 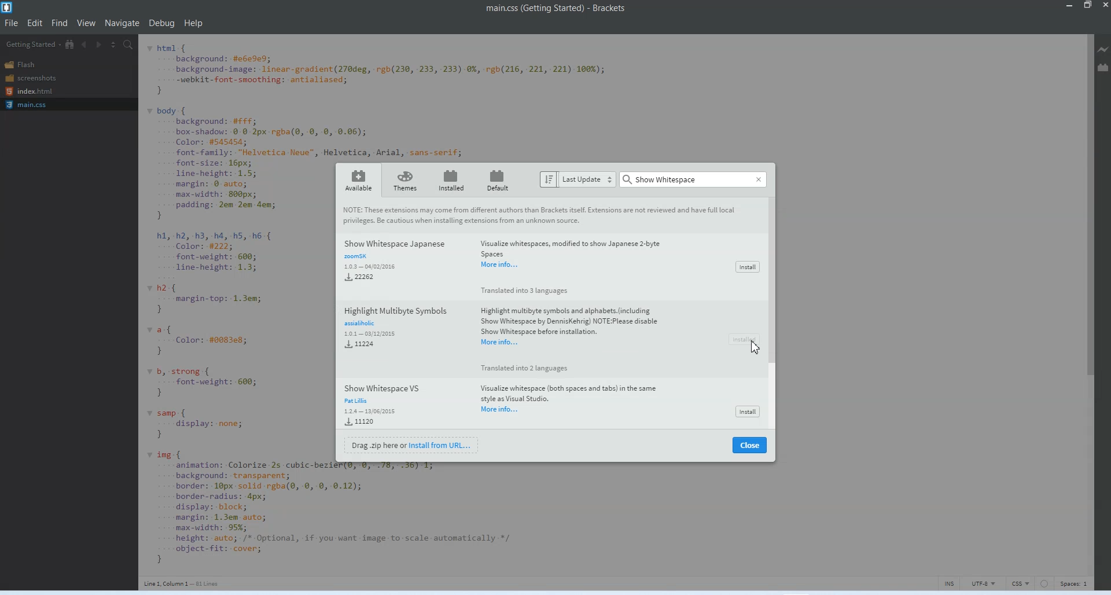 I want to click on Text, so click(x=541, y=215).